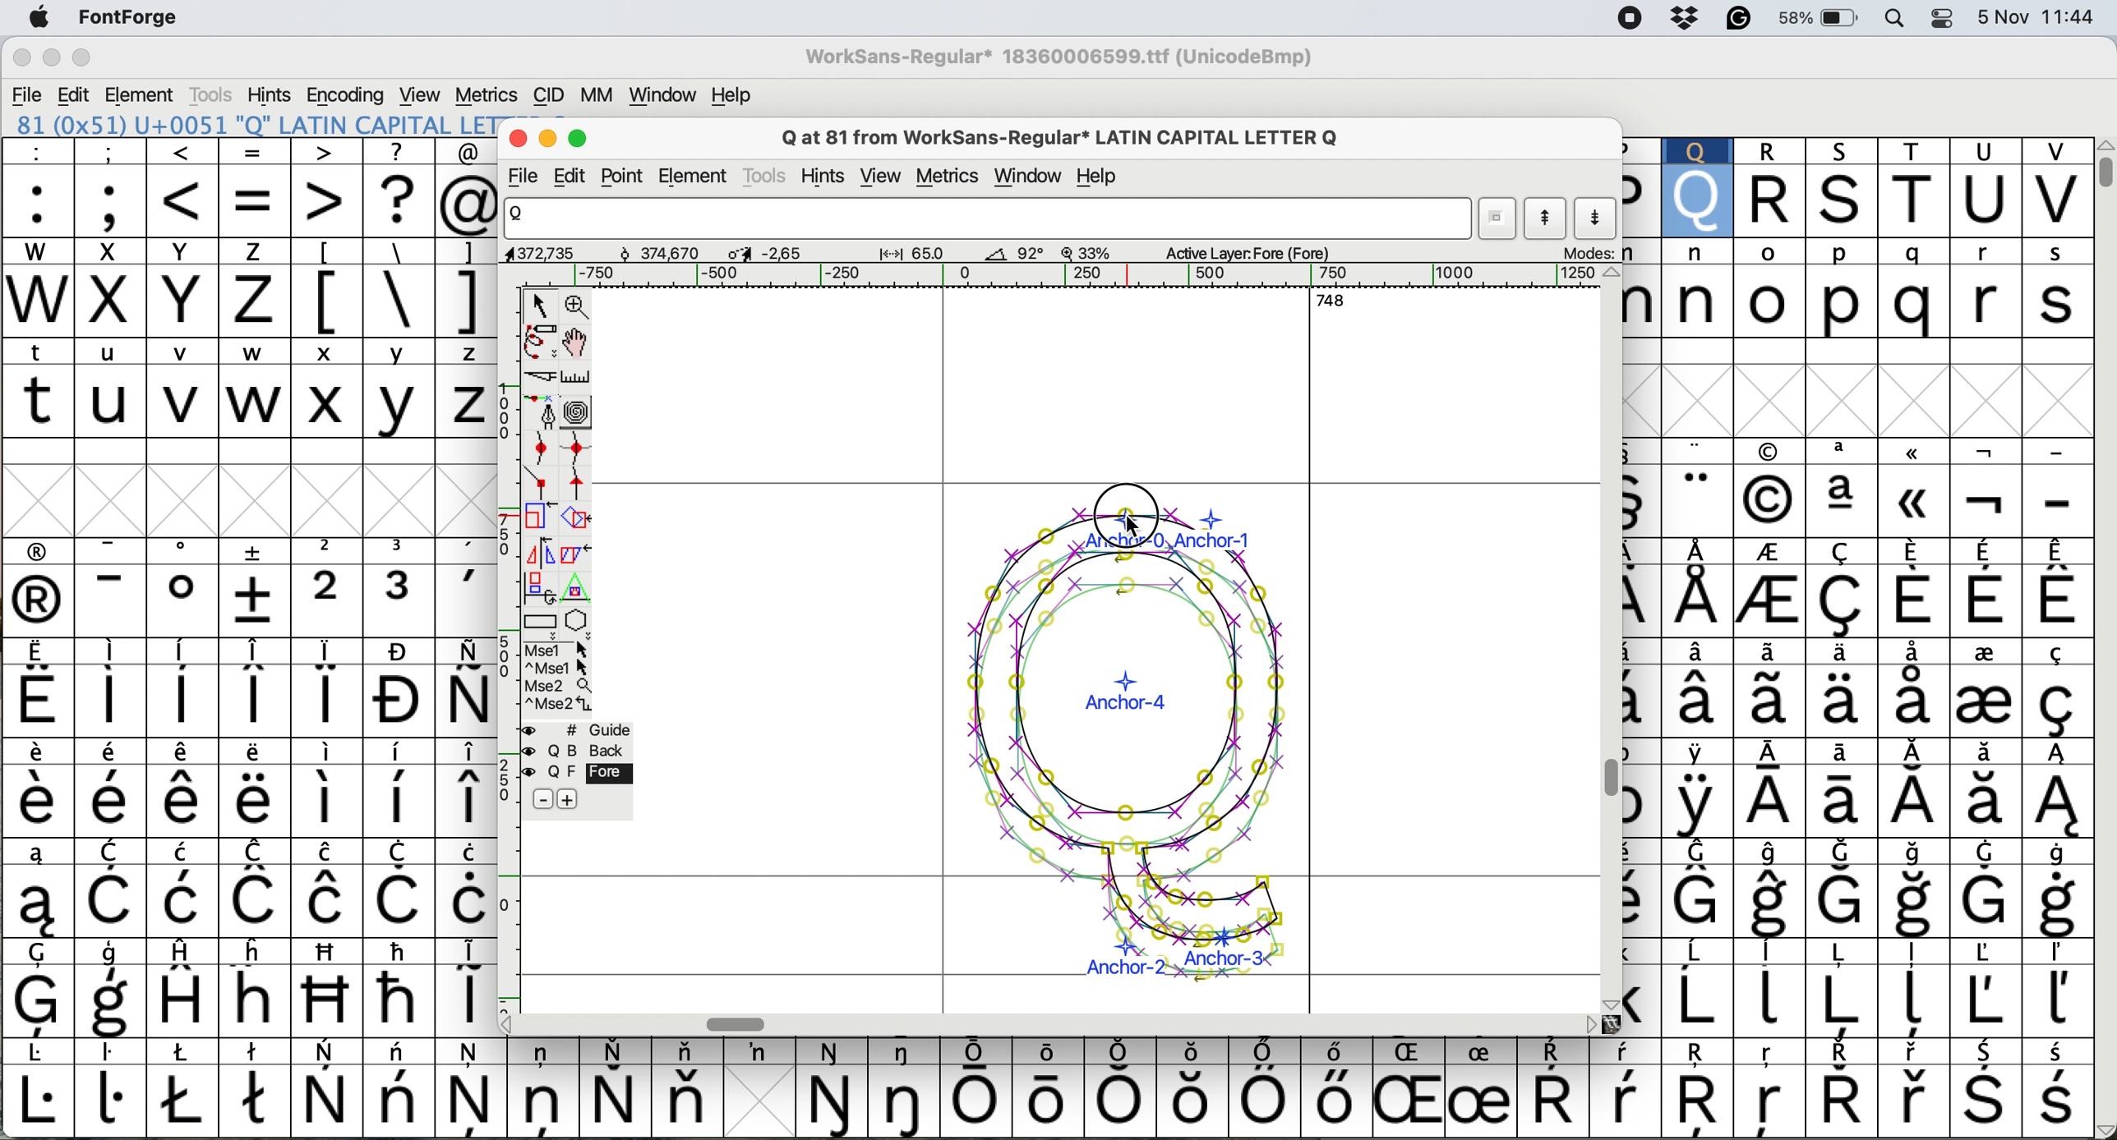 This screenshot has height=1140, width=2117. What do you see at coordinates (584, 800) in the screenshot?
I see `add` at bounding box center [584, 800].